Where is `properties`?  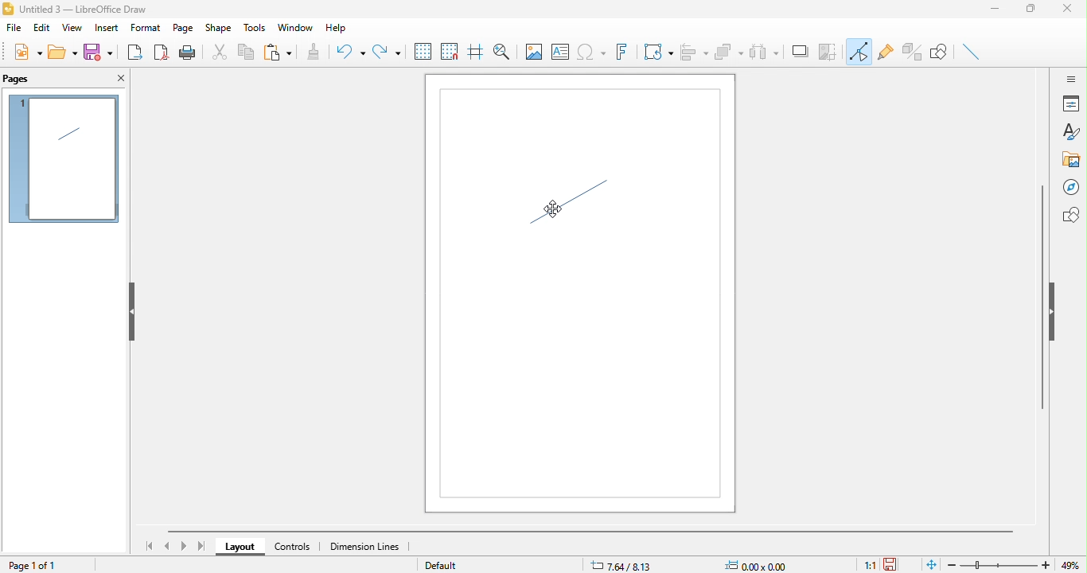
properties is located at coordinates (1071, 103).